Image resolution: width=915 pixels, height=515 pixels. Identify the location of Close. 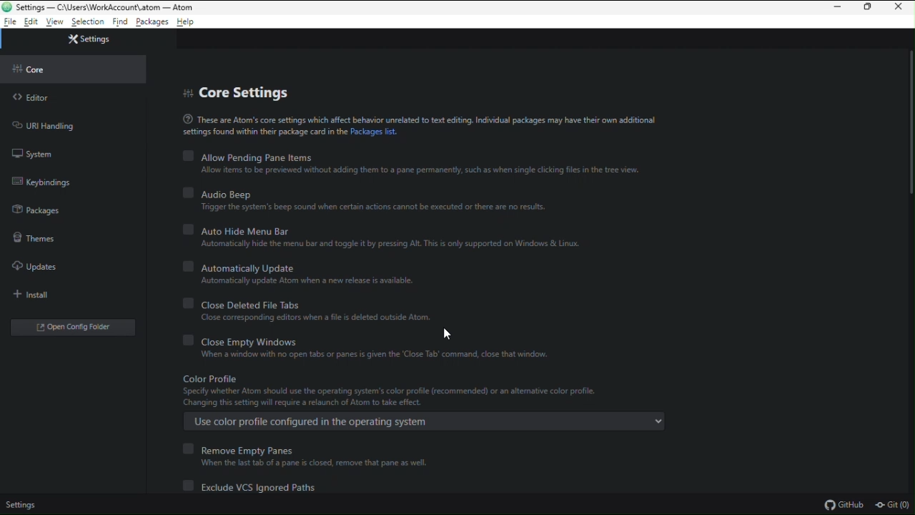
(901, 9).